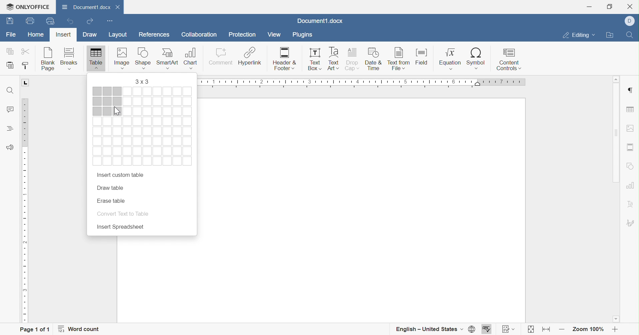  What do you see at coordinates (10, 20) in the screenshot?
I see `Save` at bounding box center [10, 20].